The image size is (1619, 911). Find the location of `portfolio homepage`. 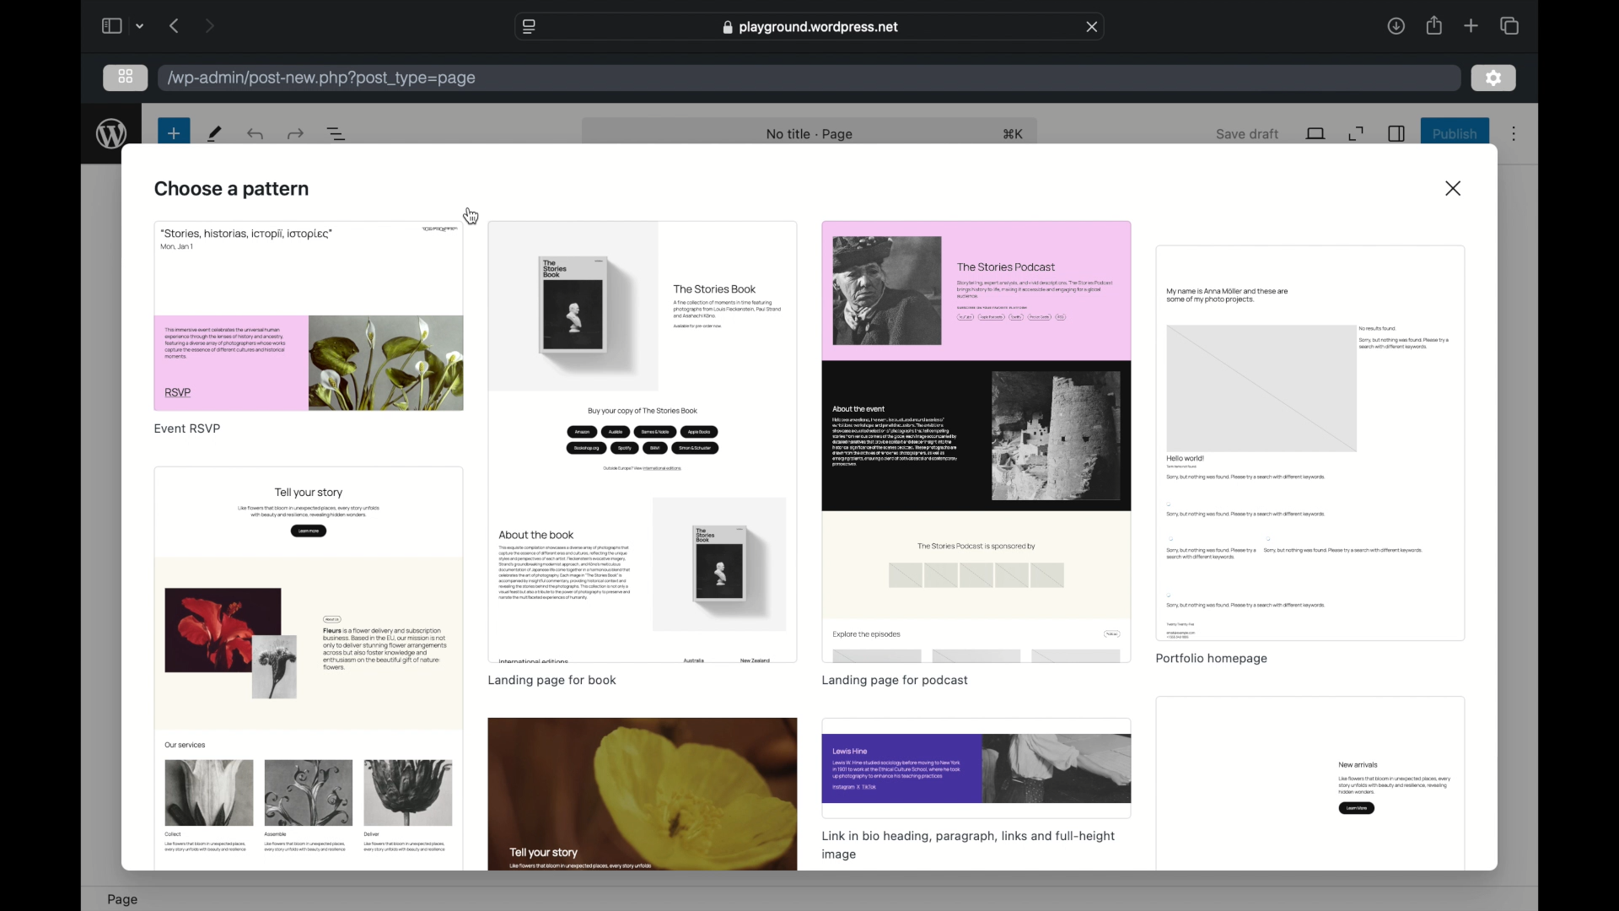

portfolio homepage is located at coordinates (1211, 660).